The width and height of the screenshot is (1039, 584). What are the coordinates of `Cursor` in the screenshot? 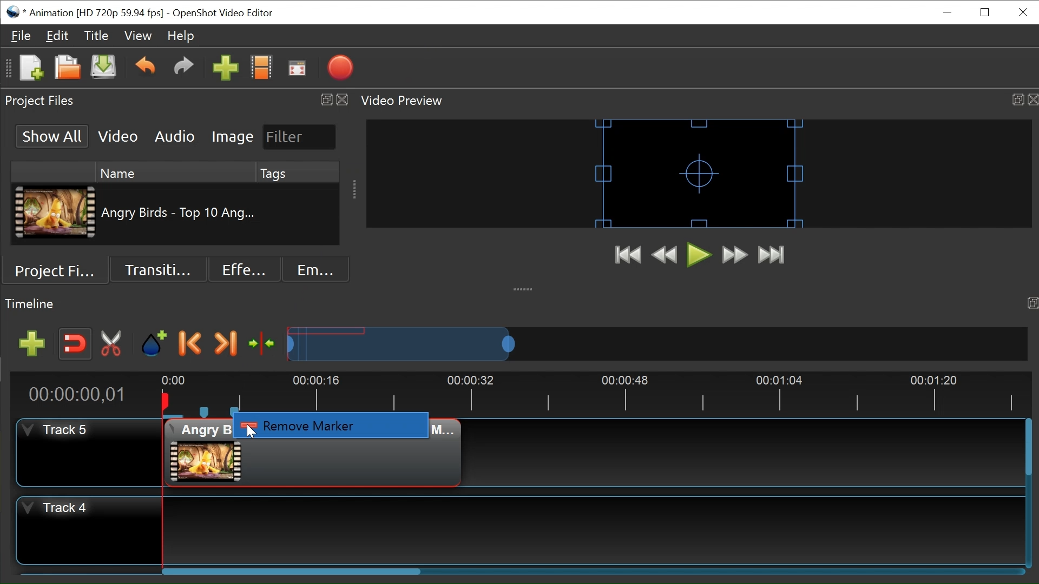 It's located at (253, 432).